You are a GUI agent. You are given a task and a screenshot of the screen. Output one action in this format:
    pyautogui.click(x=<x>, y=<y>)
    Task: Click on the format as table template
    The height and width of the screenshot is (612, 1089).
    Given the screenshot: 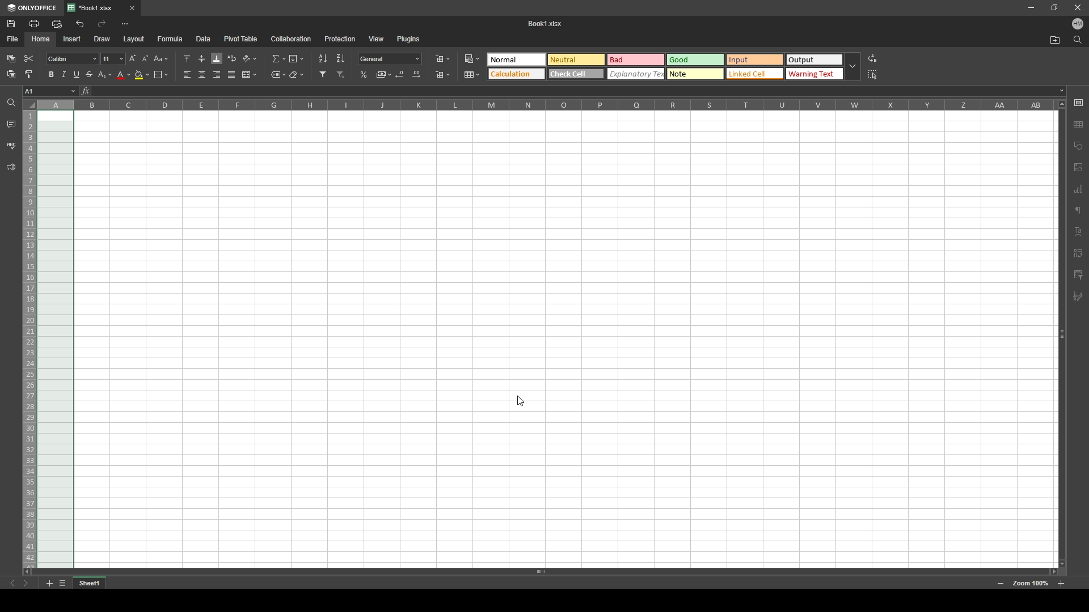 What is the action you would take?
    pyautogui.click(x=472, y=75)
    